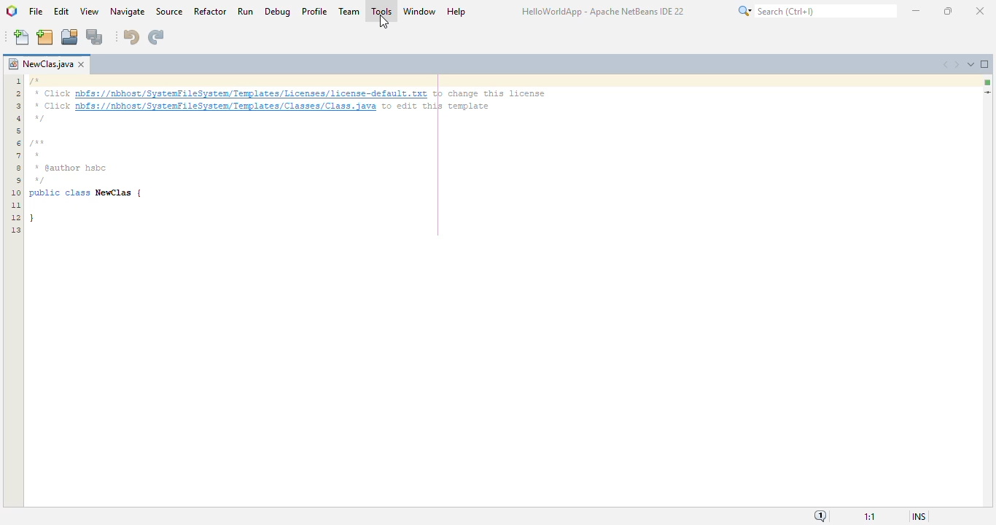 This screenshot has height=525, width=996. Describe the element at coordinates (949, 10) in the screenshot. I see `maximize` at that location.